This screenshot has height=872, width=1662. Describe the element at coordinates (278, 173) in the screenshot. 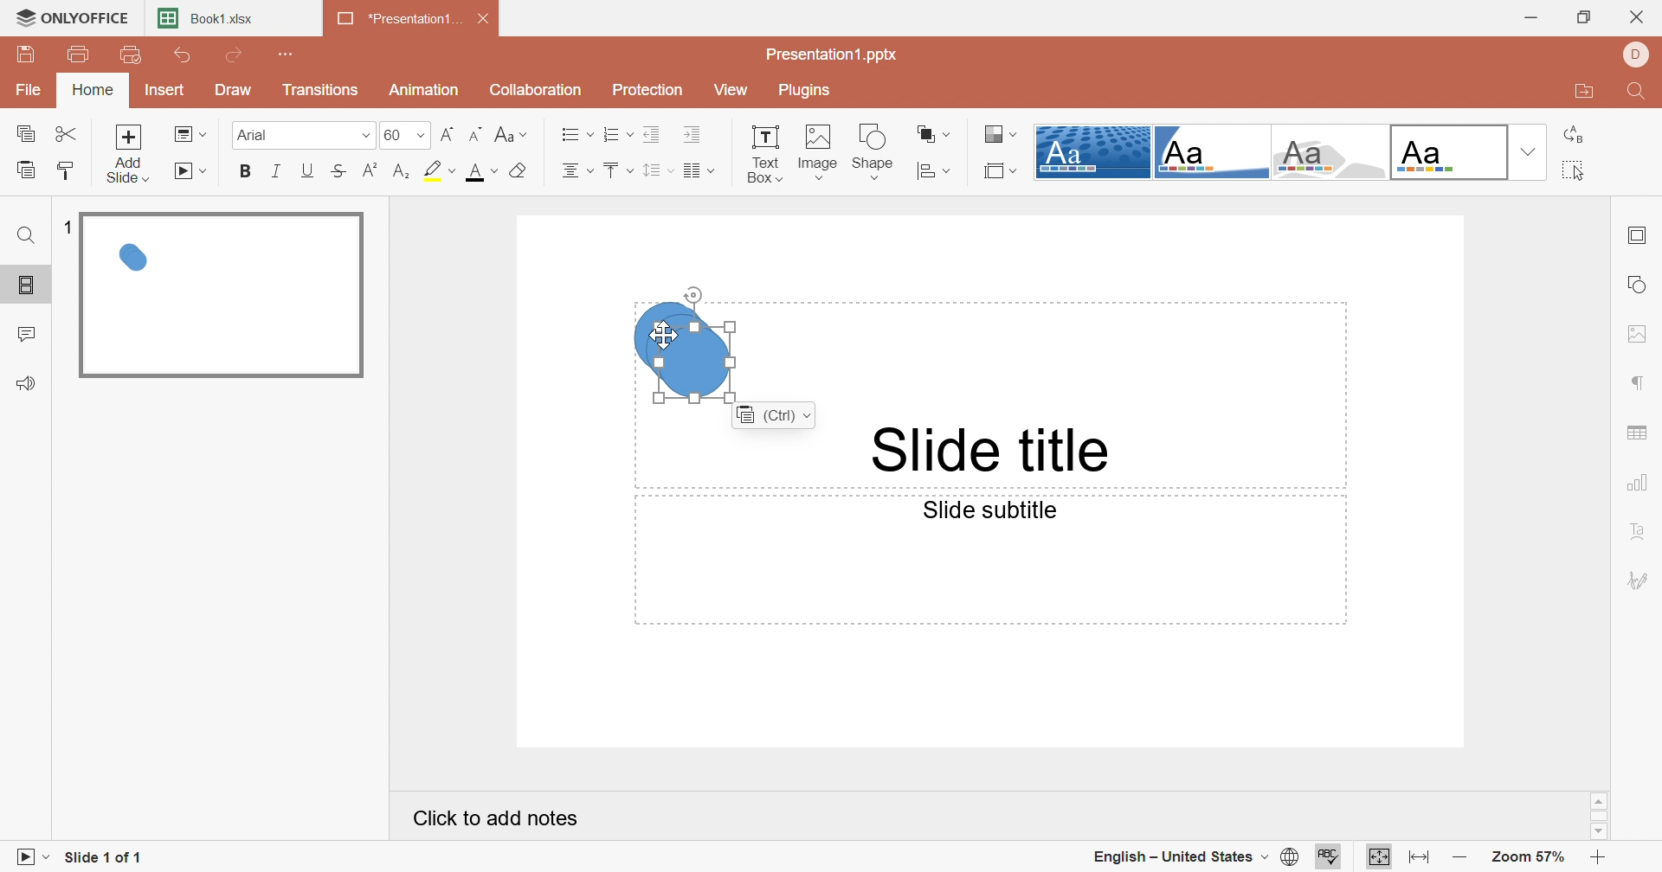

I see `Italic` at that location.